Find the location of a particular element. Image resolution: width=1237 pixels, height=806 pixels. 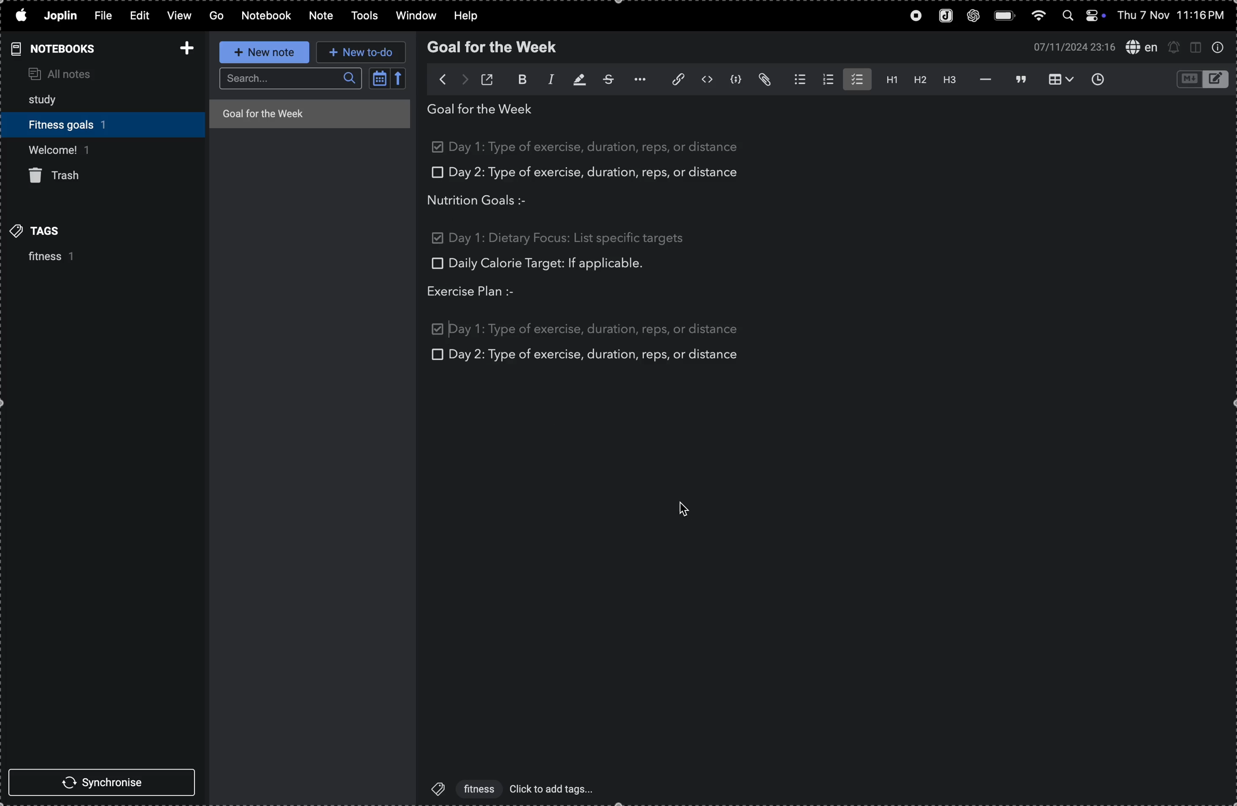

cursor is located at coordinates (691, 511).